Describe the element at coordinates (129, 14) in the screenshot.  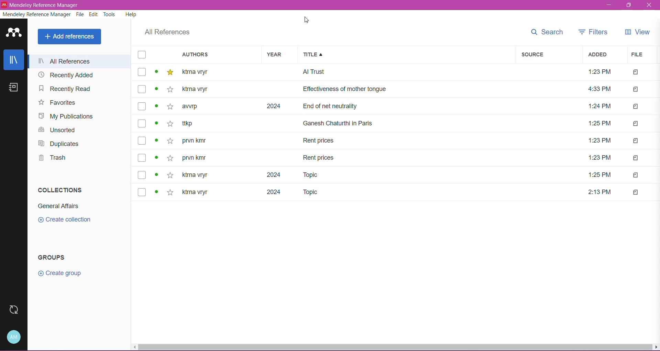
I see `Help` at that location.